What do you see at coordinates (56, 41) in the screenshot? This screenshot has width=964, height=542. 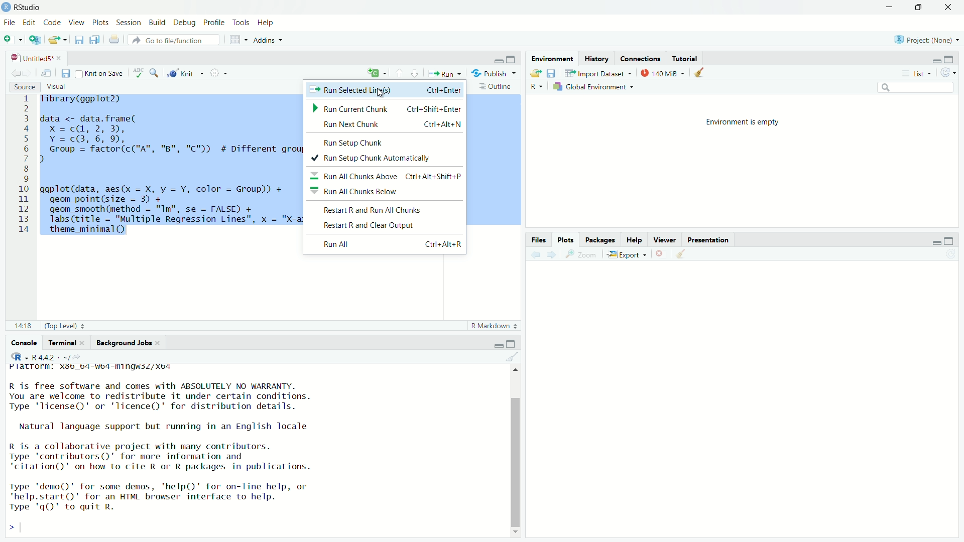 I see `export` at bounding box center [56, 41].